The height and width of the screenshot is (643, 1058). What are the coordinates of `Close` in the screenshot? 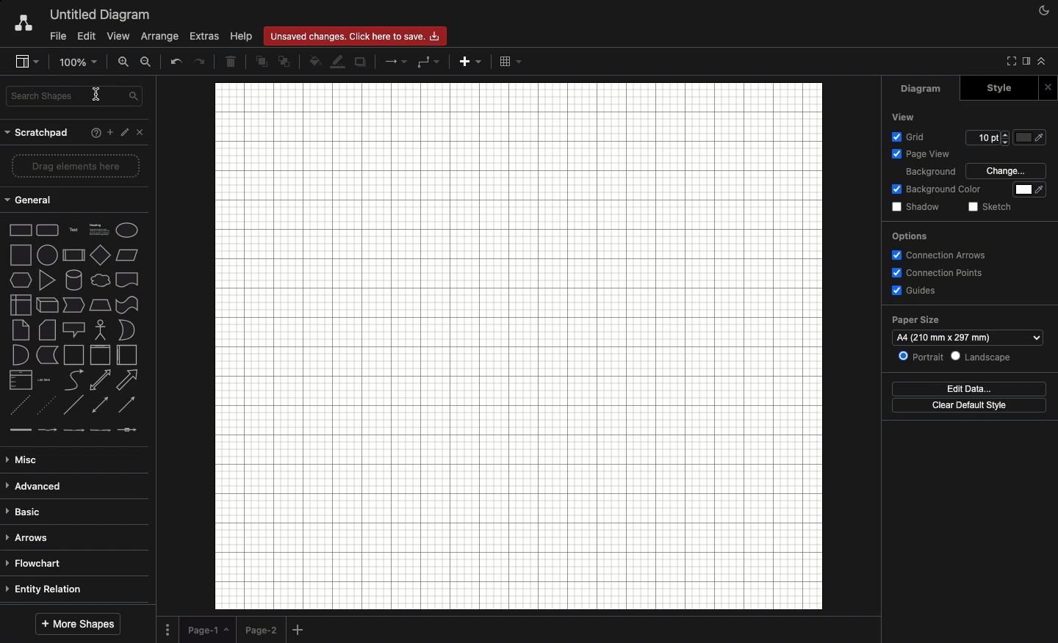 It's located at (142, 132).